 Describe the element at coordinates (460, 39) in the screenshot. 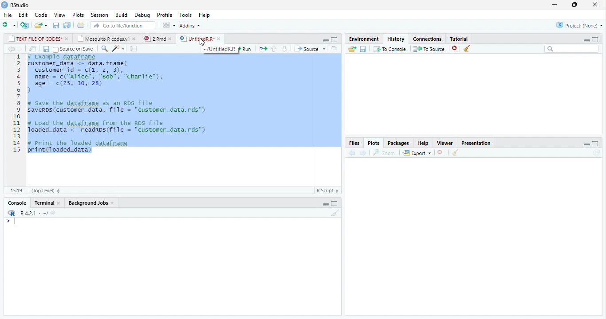

I see `Tutorial` at that location.